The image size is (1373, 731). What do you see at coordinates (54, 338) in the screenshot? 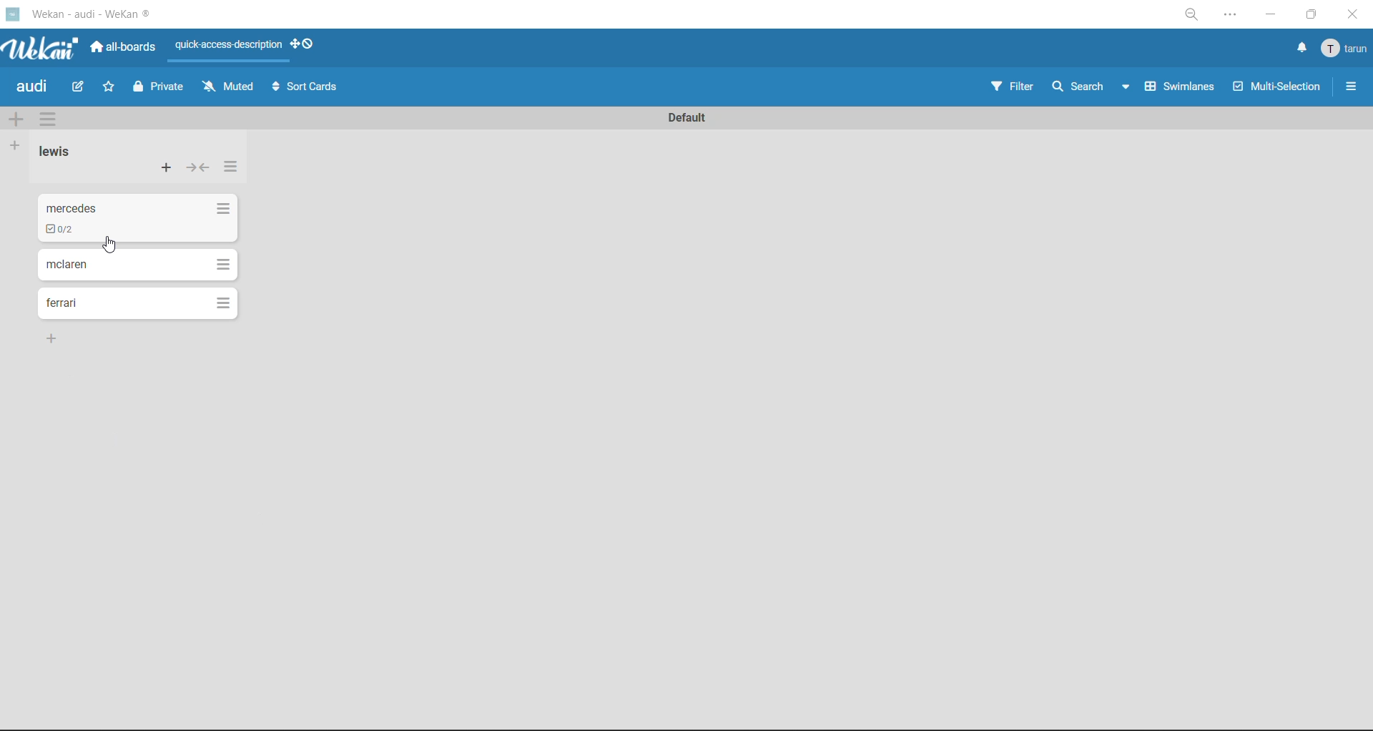
I see `Add card to bottom of the list` at bounding box center [54, 338].